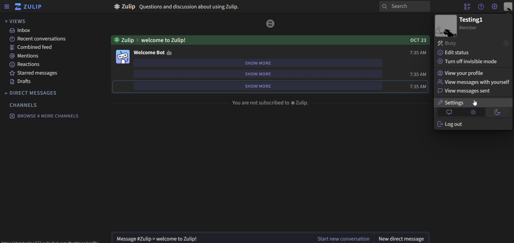 The width and height of the screenshot is (514, 243). I want to click on welcome, so click(149, 52).